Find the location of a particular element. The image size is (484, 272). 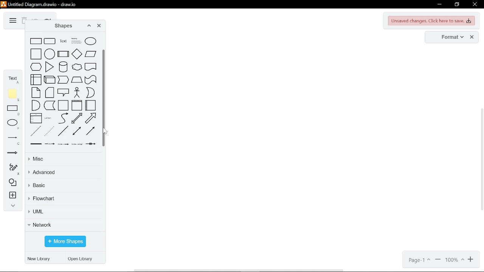

internal storage is located at coordinates (36, 79).